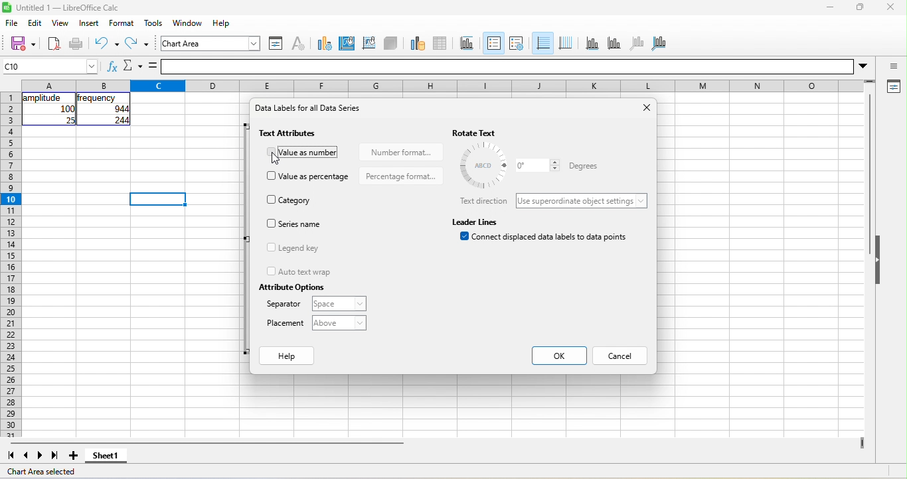  Describe the element at coordinates (489, 133) in the screenshot. I see `rotate text` at that location.